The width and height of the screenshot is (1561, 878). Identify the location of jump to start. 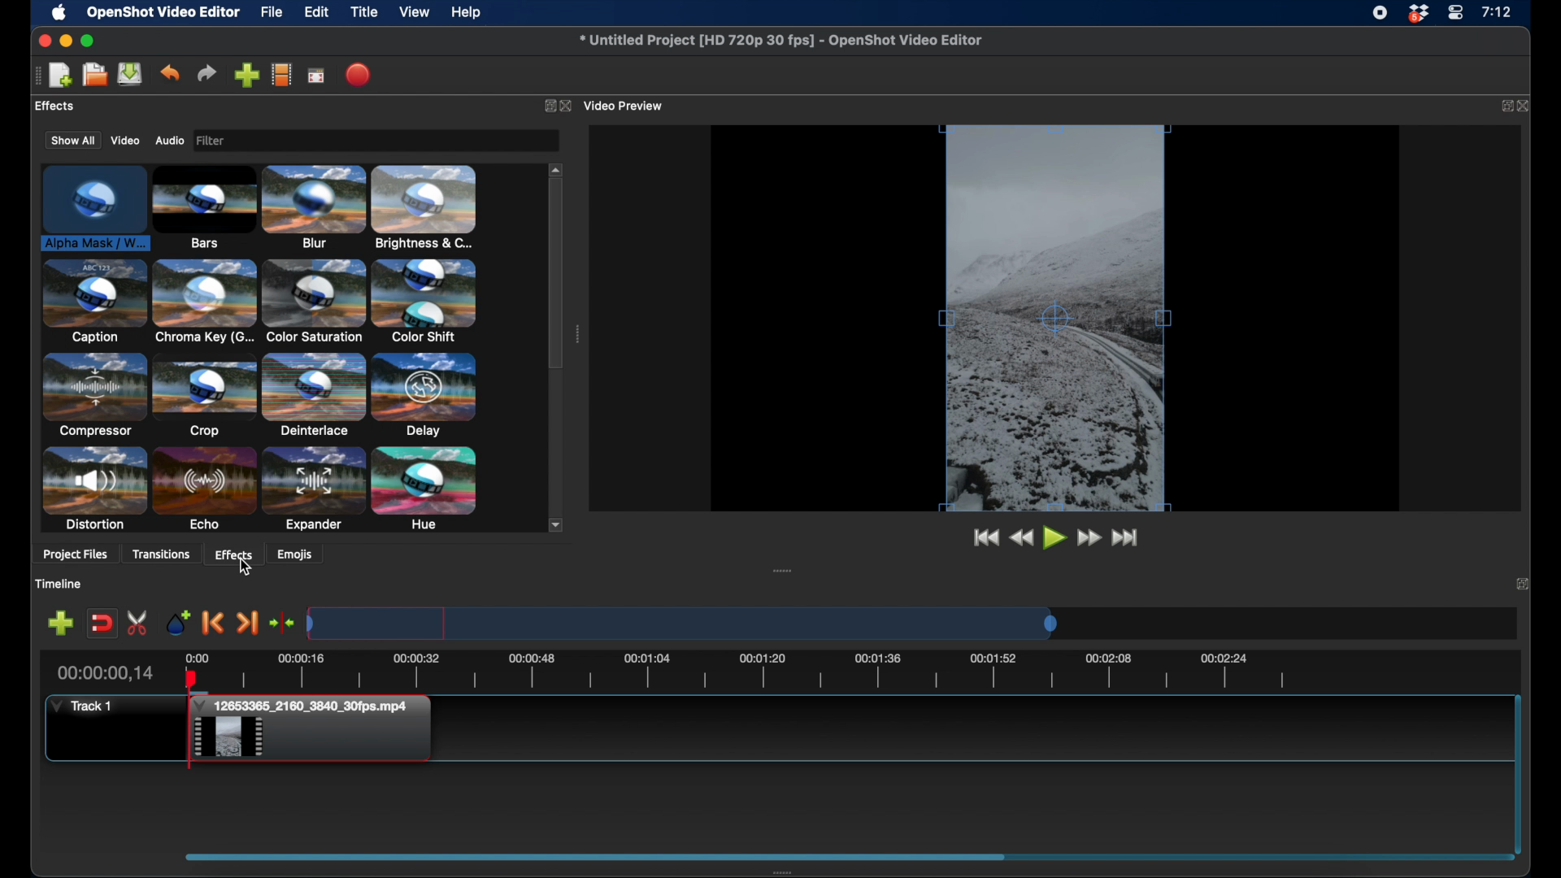
(985, 538).